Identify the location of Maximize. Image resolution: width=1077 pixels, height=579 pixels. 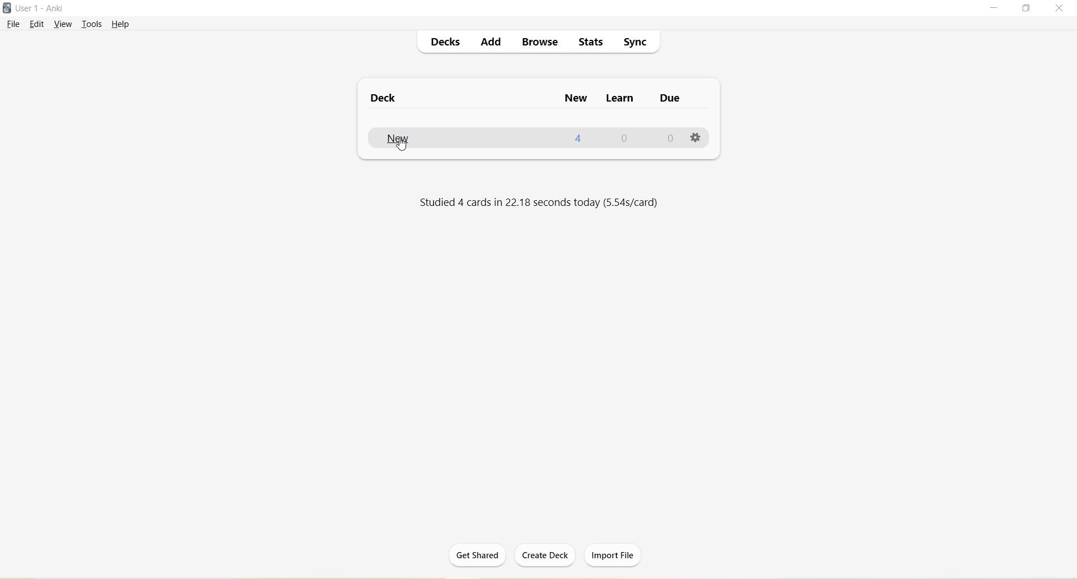
(1024, 9).